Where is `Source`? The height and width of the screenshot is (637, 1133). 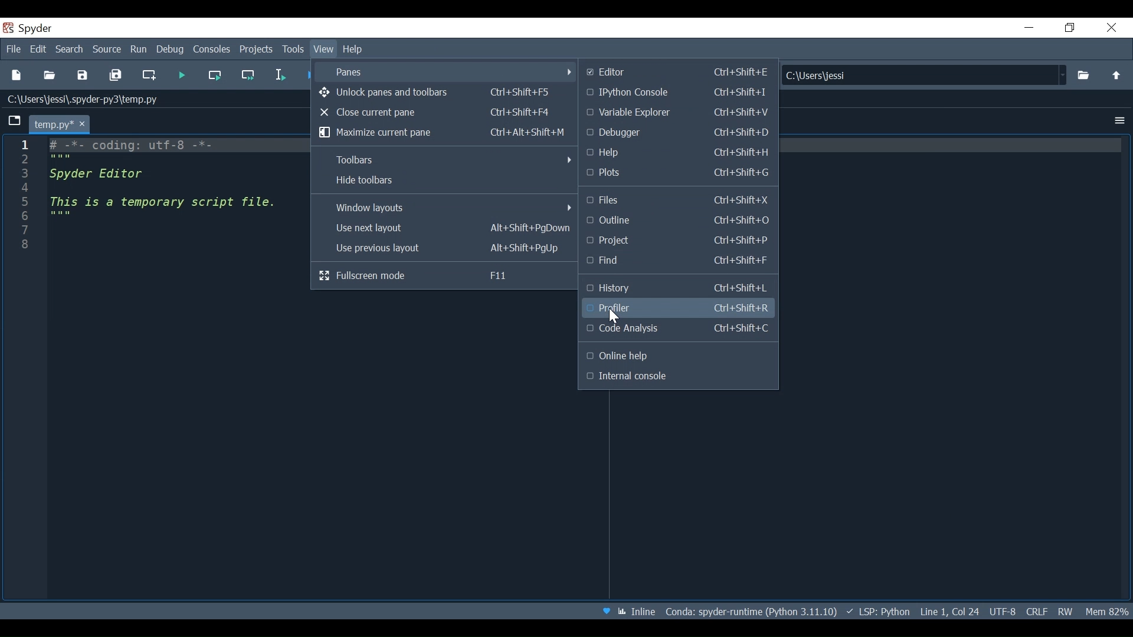
Source is located at coordinates (107, 50).